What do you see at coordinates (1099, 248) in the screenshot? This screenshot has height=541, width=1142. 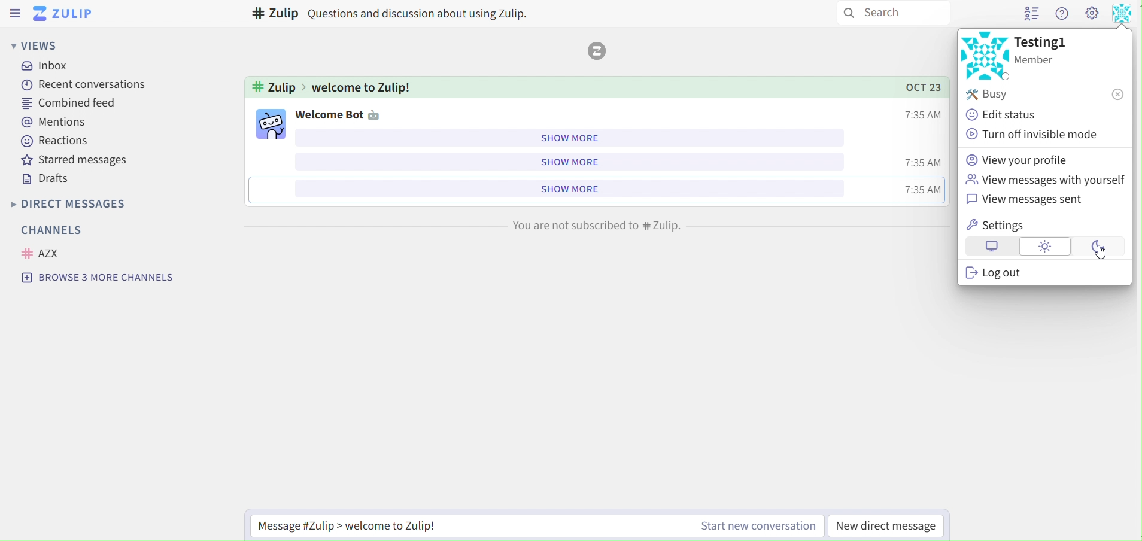 I see `dark theme` at bounding box center [1099, 248].